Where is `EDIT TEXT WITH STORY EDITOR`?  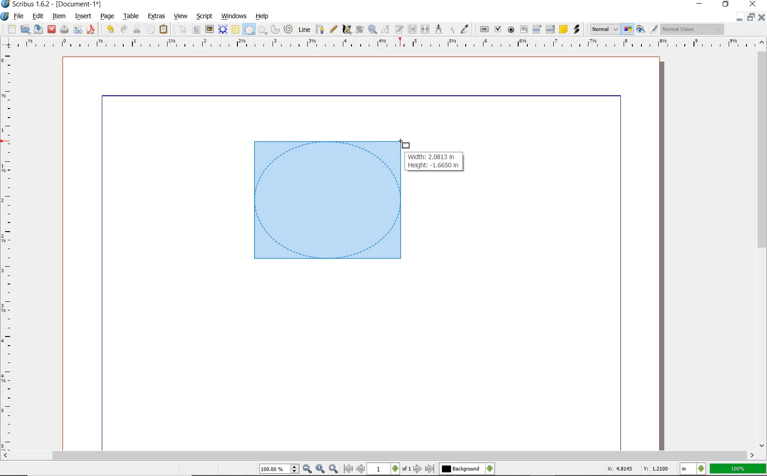
EDIT TEXT WITH STORY EDITOR is located at coordinates (399, 29).